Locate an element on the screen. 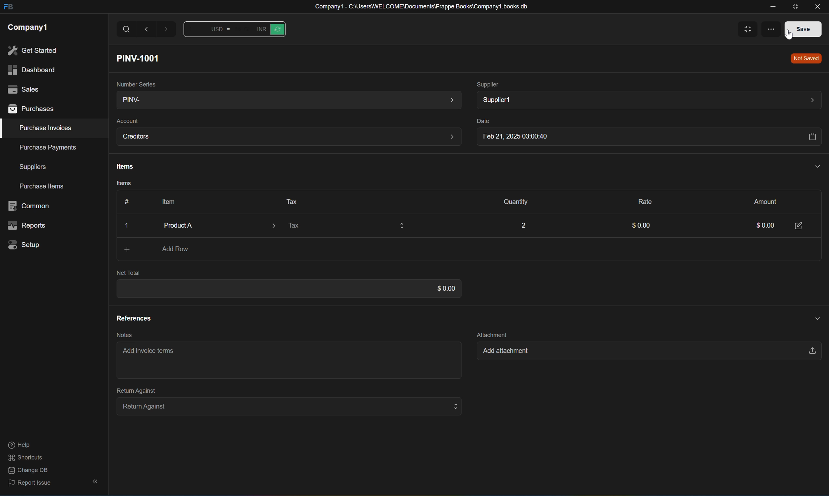 The height and width of the screenshot is (496, 829). Forward is located at coordinates (167, 31).